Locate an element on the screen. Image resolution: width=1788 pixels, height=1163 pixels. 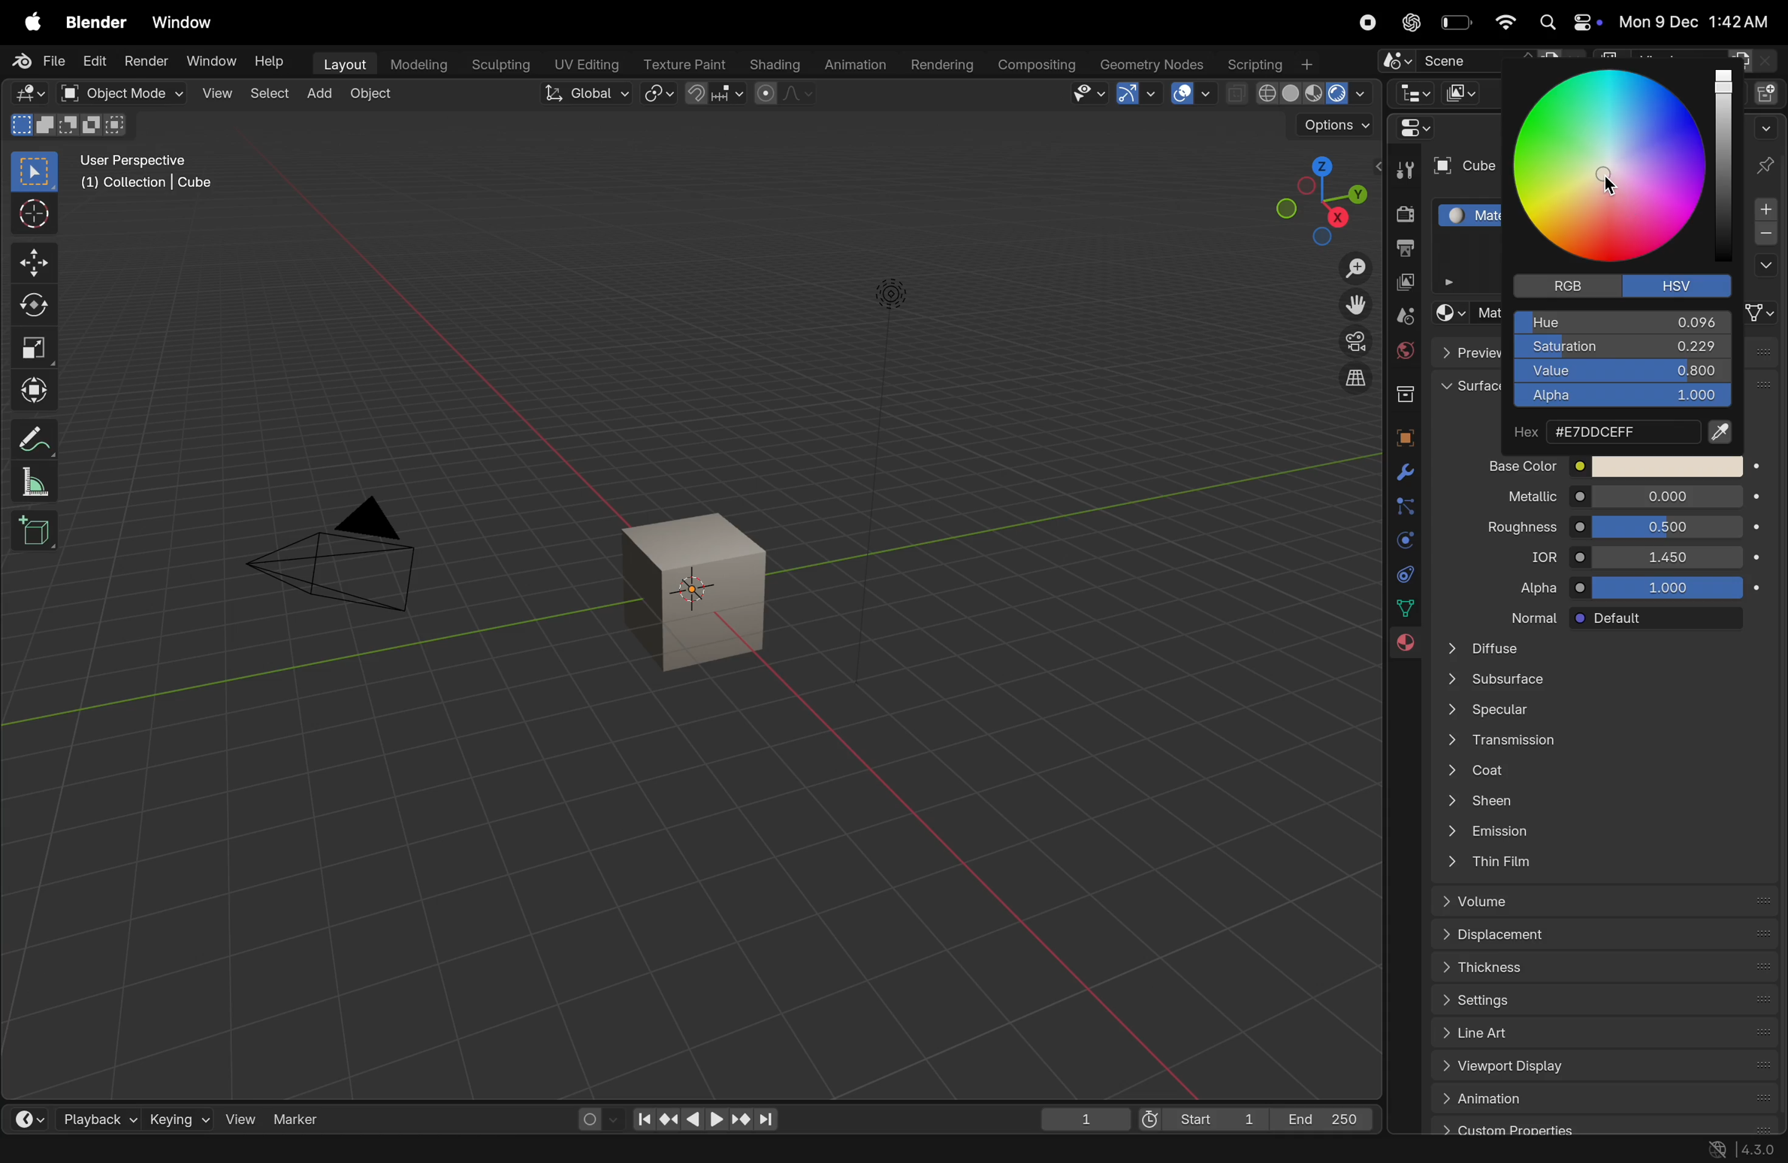
volume is located at coordinates (1599, 902).